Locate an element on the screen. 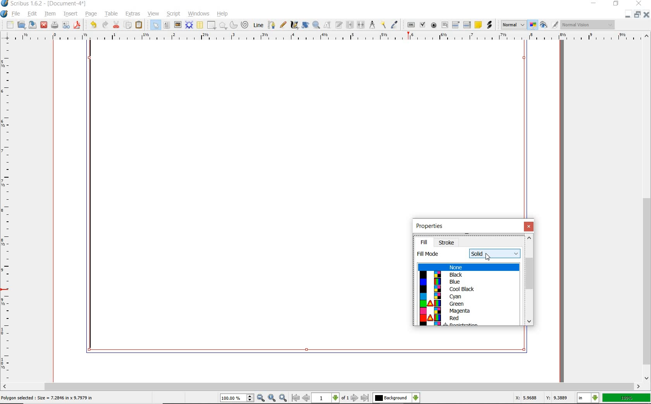  file is located at coordinates (17, 14).